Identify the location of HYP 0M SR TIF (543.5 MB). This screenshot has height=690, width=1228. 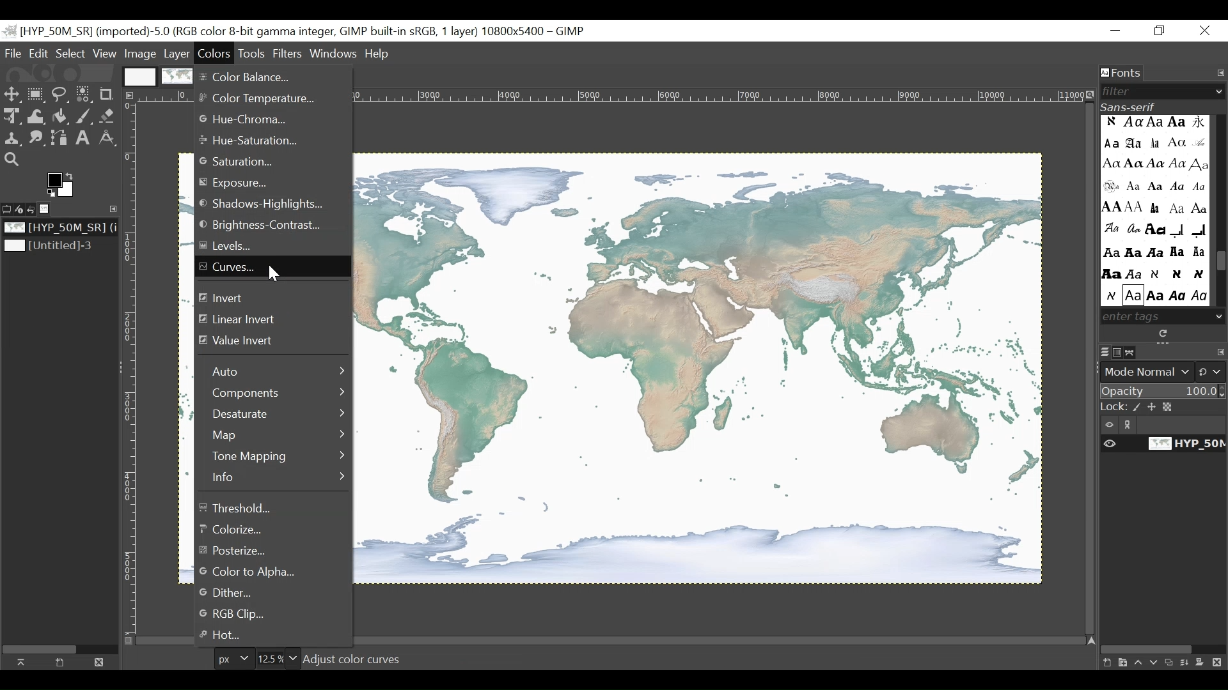
(375, 658).